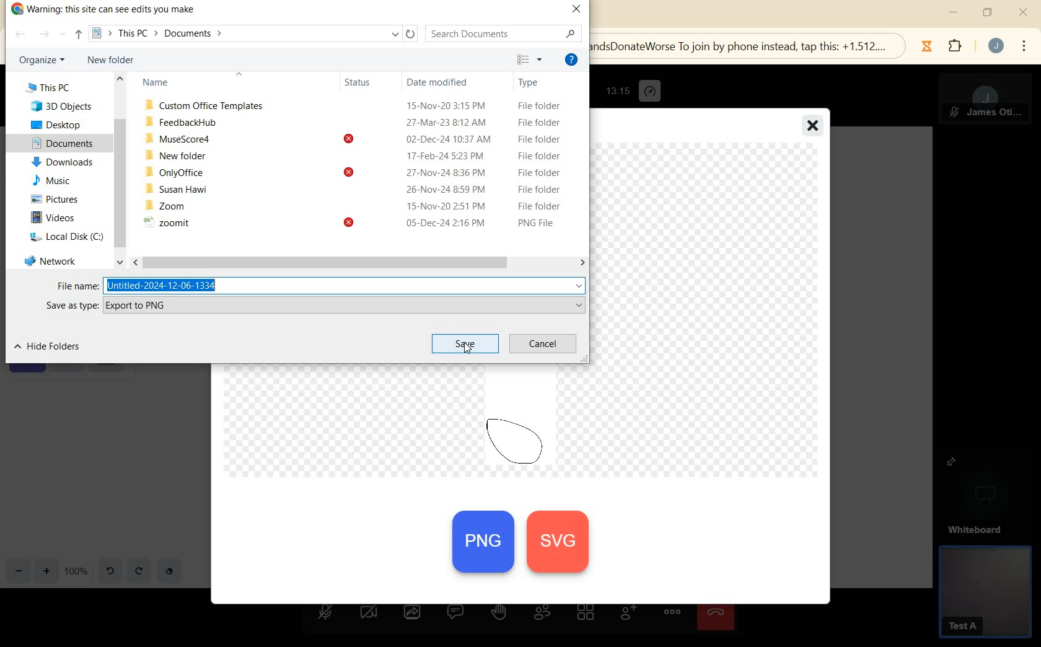 The height and width of the screenshot is (647, 1041). What do you see at coordinates (64, 144) in the screenshot?
I see `documents` at bounding box center [64, 144].